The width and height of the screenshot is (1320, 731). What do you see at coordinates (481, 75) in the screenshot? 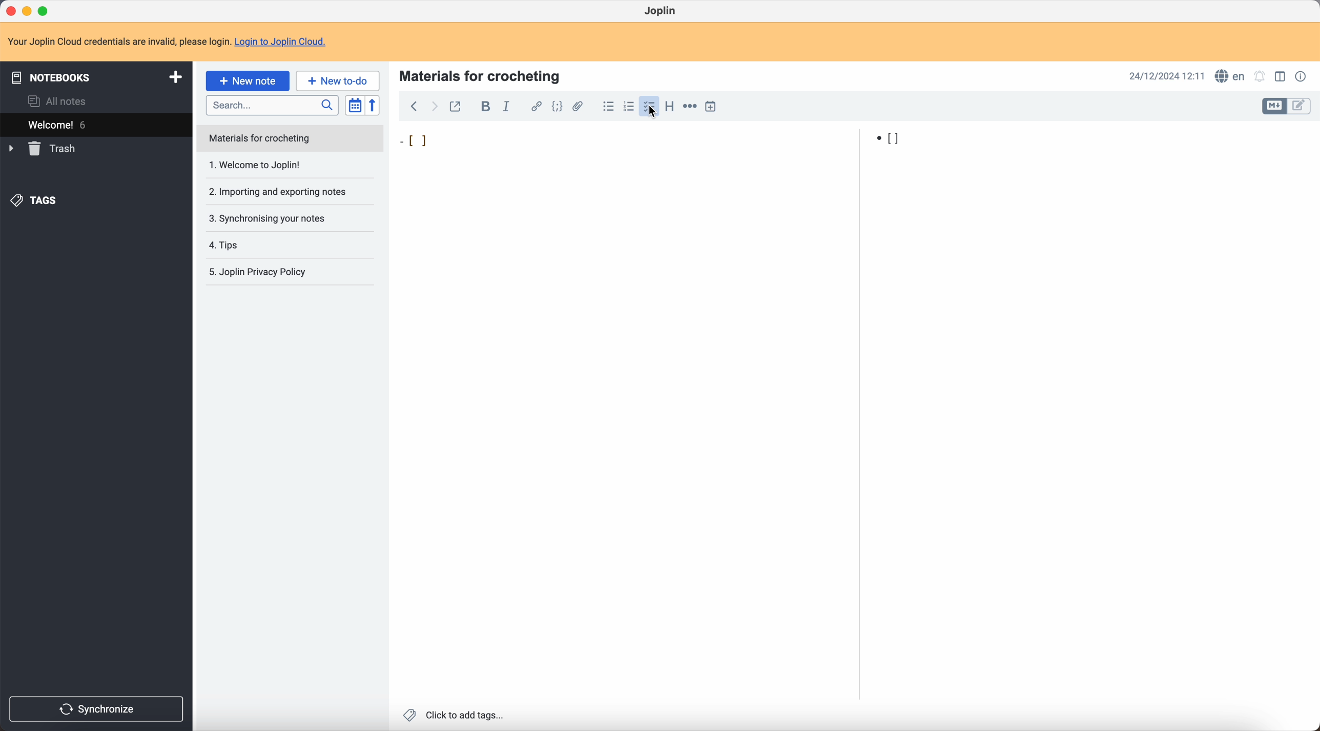
I see `materials for crocheting` at bounding box center [481, 75].